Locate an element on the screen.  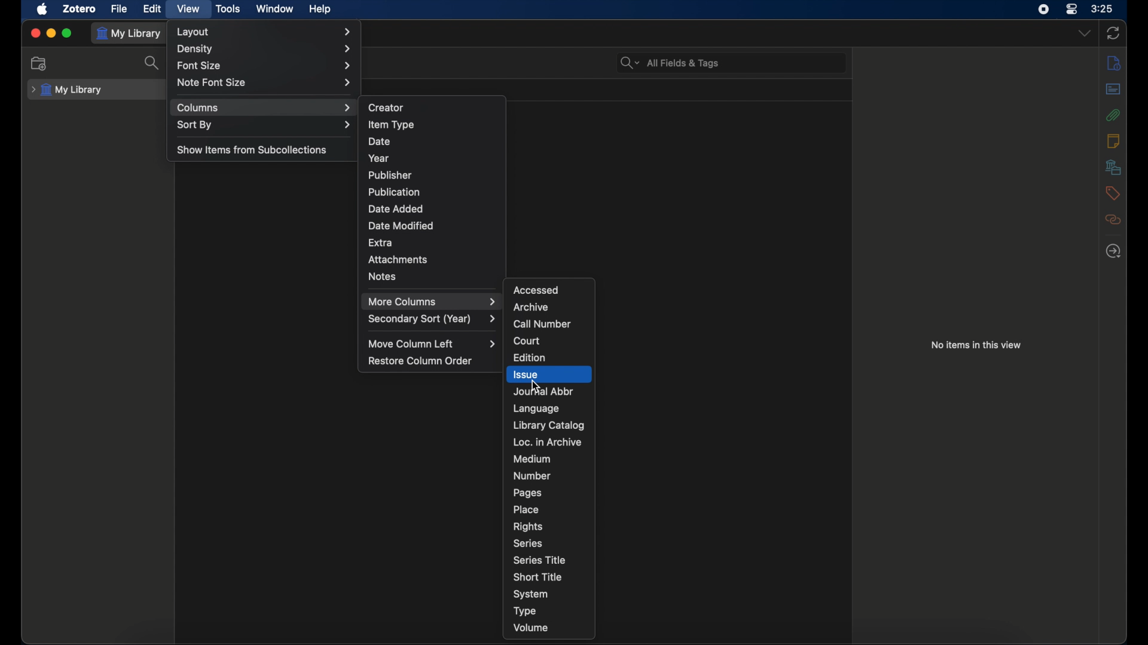
sort by is located at coordinates (265, 126).